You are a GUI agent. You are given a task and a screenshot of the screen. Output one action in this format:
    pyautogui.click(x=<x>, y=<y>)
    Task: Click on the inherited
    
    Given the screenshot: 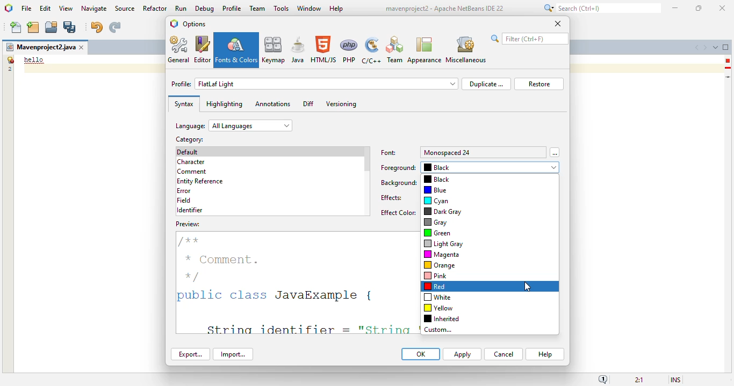 What is the action you would take?
    pyautogui.click(x=442, y=318)
    